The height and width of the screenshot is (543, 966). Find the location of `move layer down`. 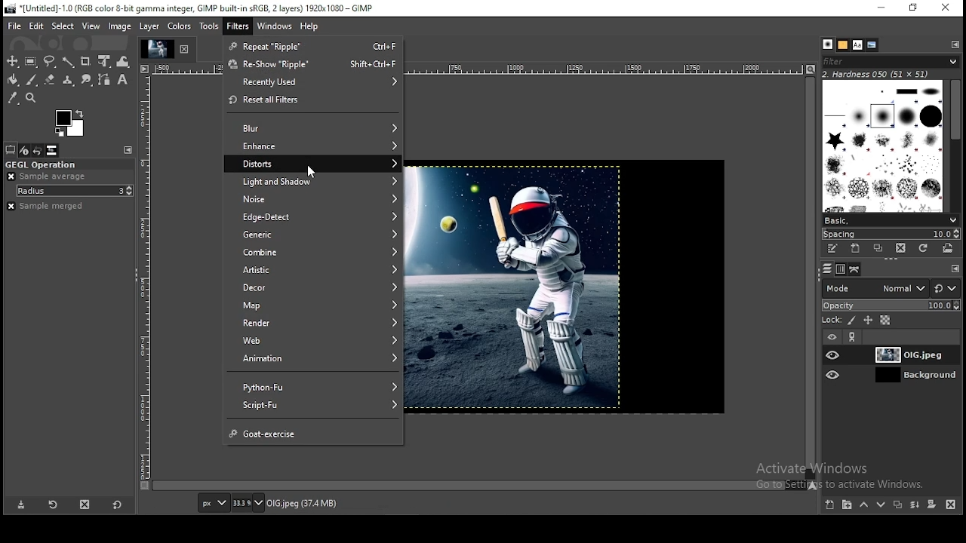

move layer down is located at coordinates (881, 507).